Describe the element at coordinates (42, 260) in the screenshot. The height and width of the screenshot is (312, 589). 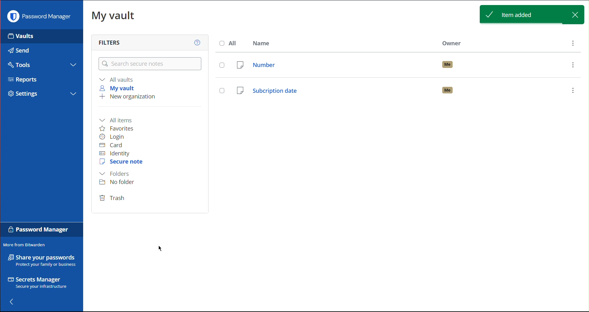
I see `Share your passwords` at that location.